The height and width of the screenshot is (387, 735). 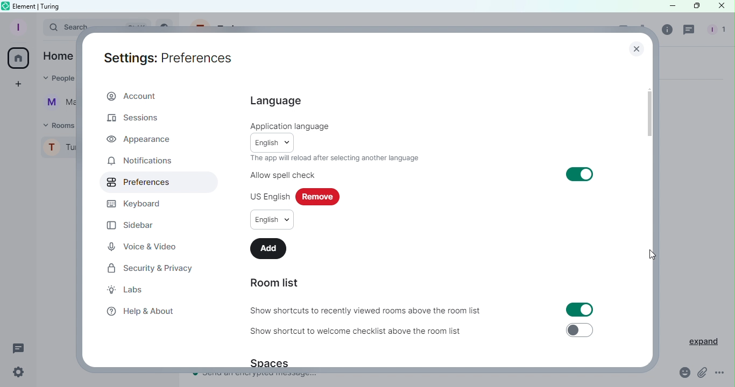 What do you see at coordinates (141, 312) in the screenshot?
I see `Help and about` at bounding box center [141, 312].